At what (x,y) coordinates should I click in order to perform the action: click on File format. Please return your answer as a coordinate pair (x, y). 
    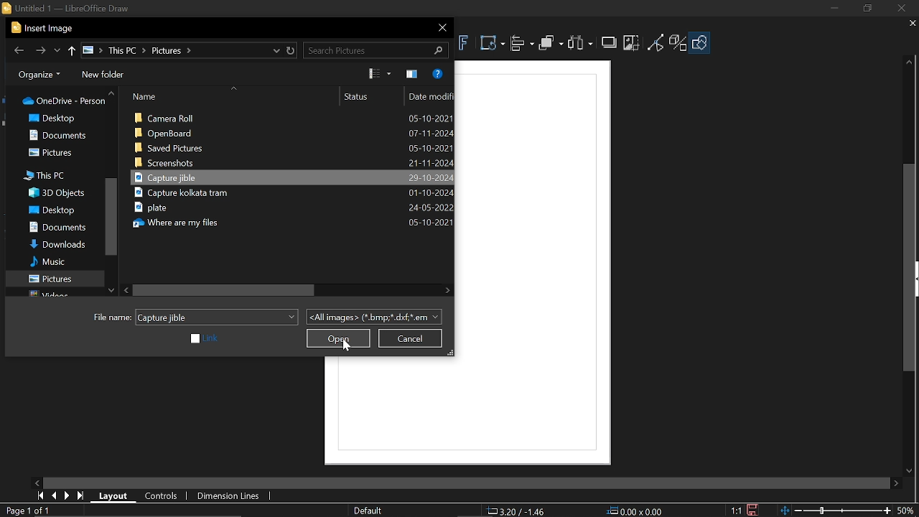
    Looking at the image, I should click on (375, 316).